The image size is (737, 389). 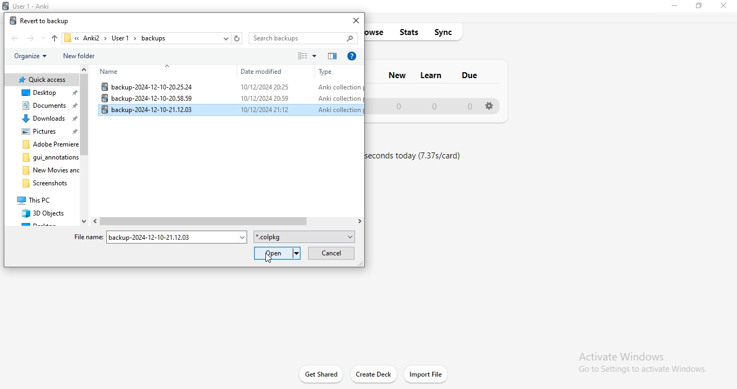 What do you see at coordinates (305, 238) in the screenshot?
I see `file format` at bounding box center [305, 238].